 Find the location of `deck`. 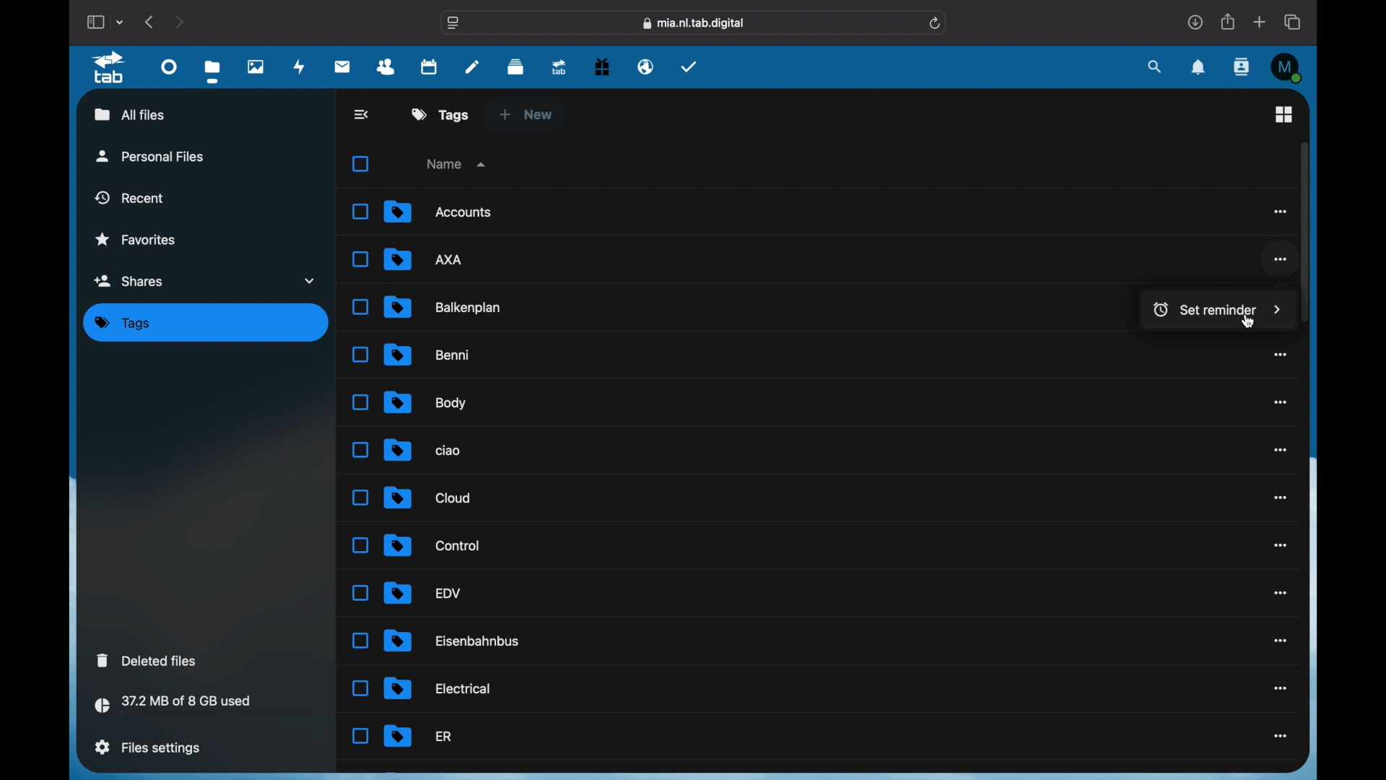

deck is located at coordinates (516, 65).